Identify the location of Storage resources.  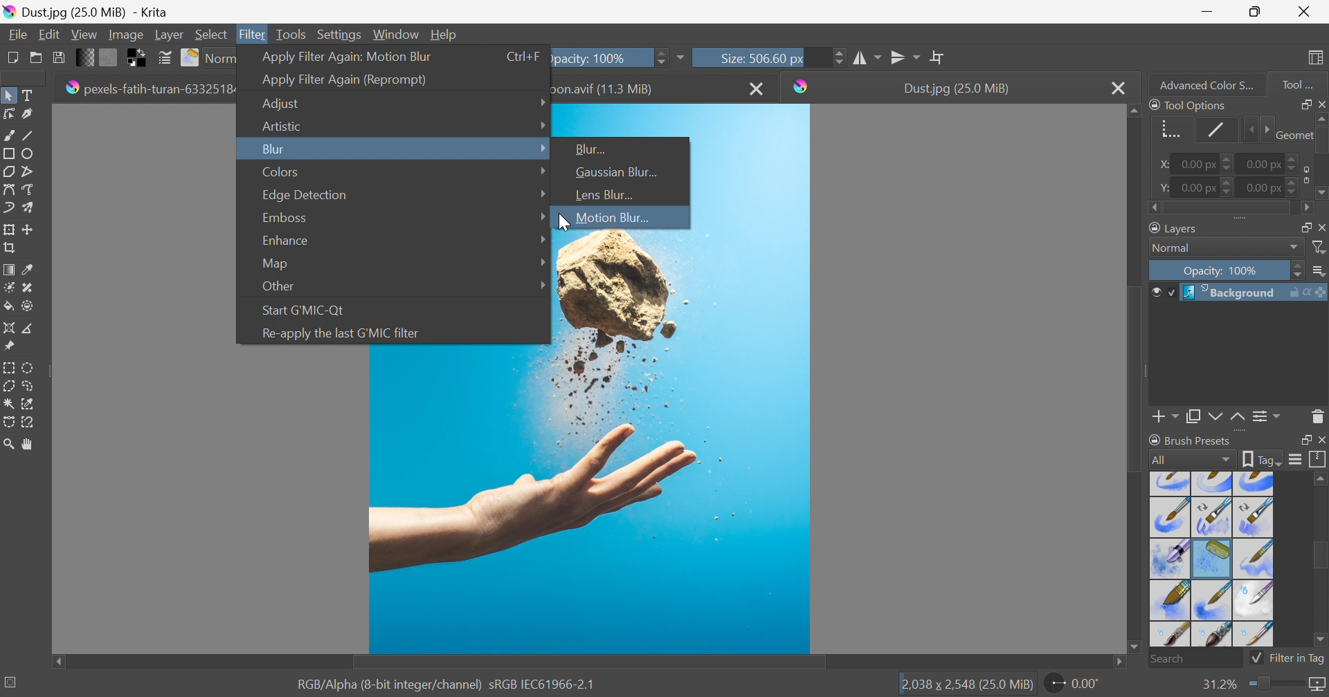
(1318, 460).